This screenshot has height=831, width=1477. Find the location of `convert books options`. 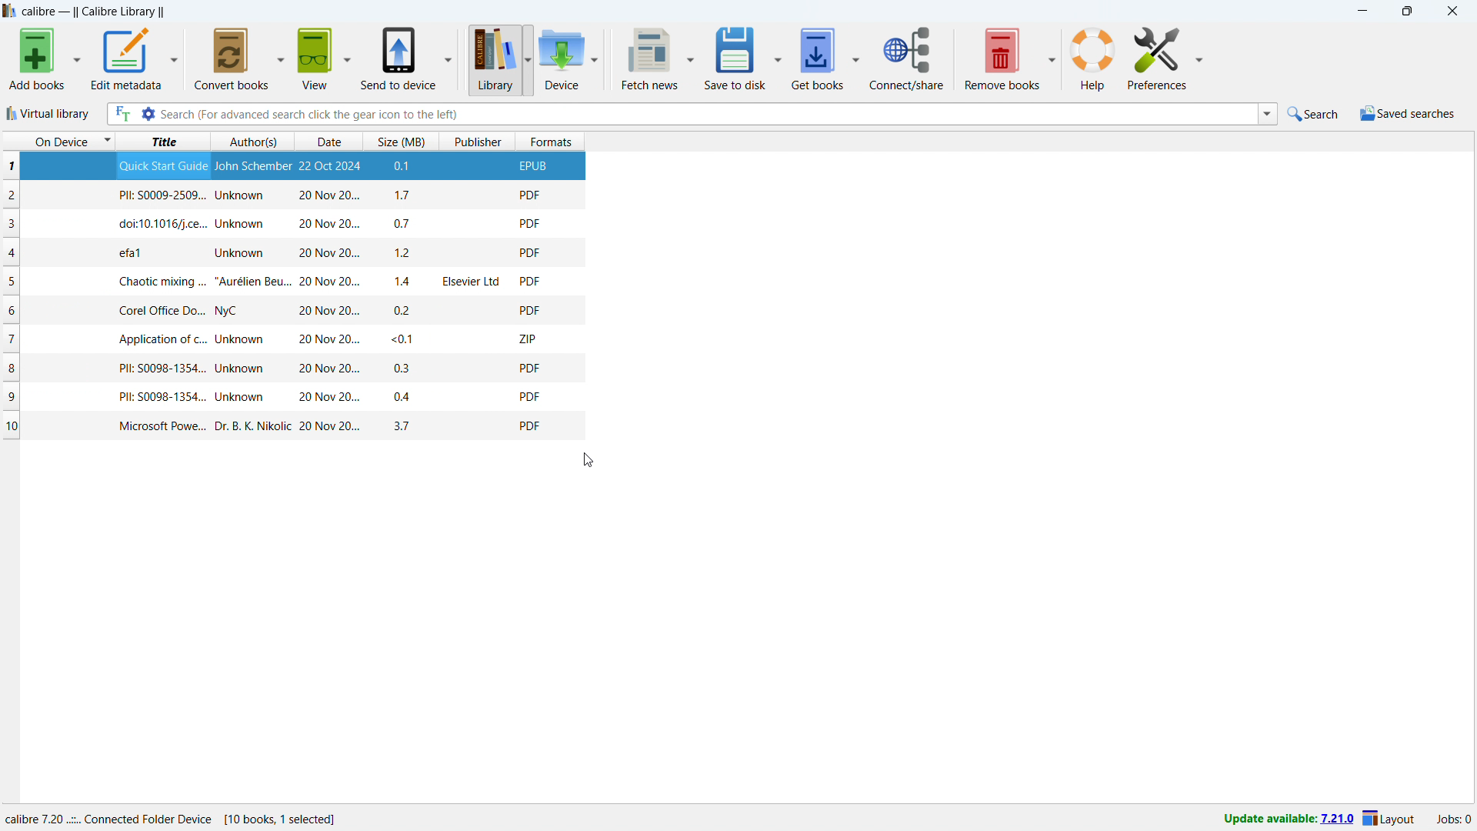

convert books options is located at coordinates (280, 58).